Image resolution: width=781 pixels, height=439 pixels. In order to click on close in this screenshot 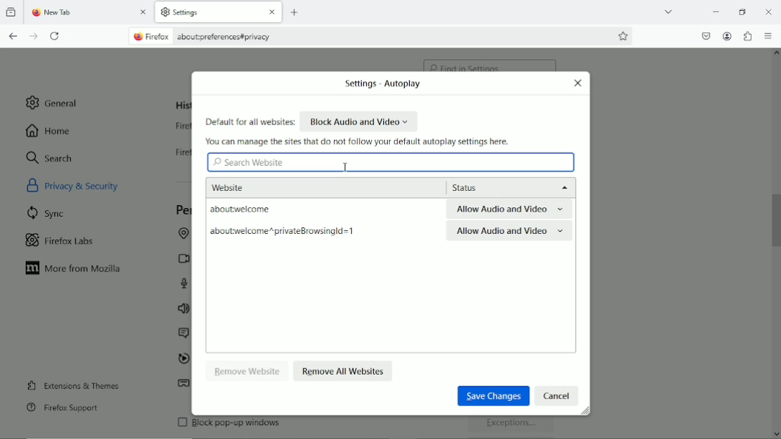, I will do `click(144, 14)`.